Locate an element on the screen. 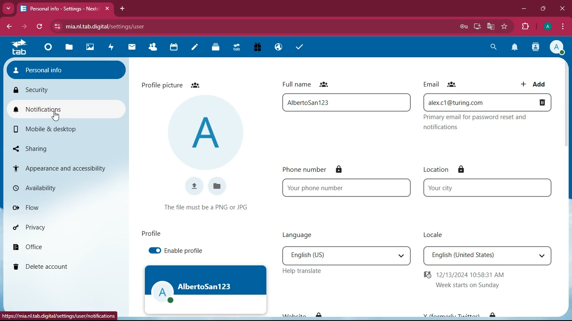 Image resolution: width=572 pixels, height=321 pixels. add is located at coordinates (534, 84).